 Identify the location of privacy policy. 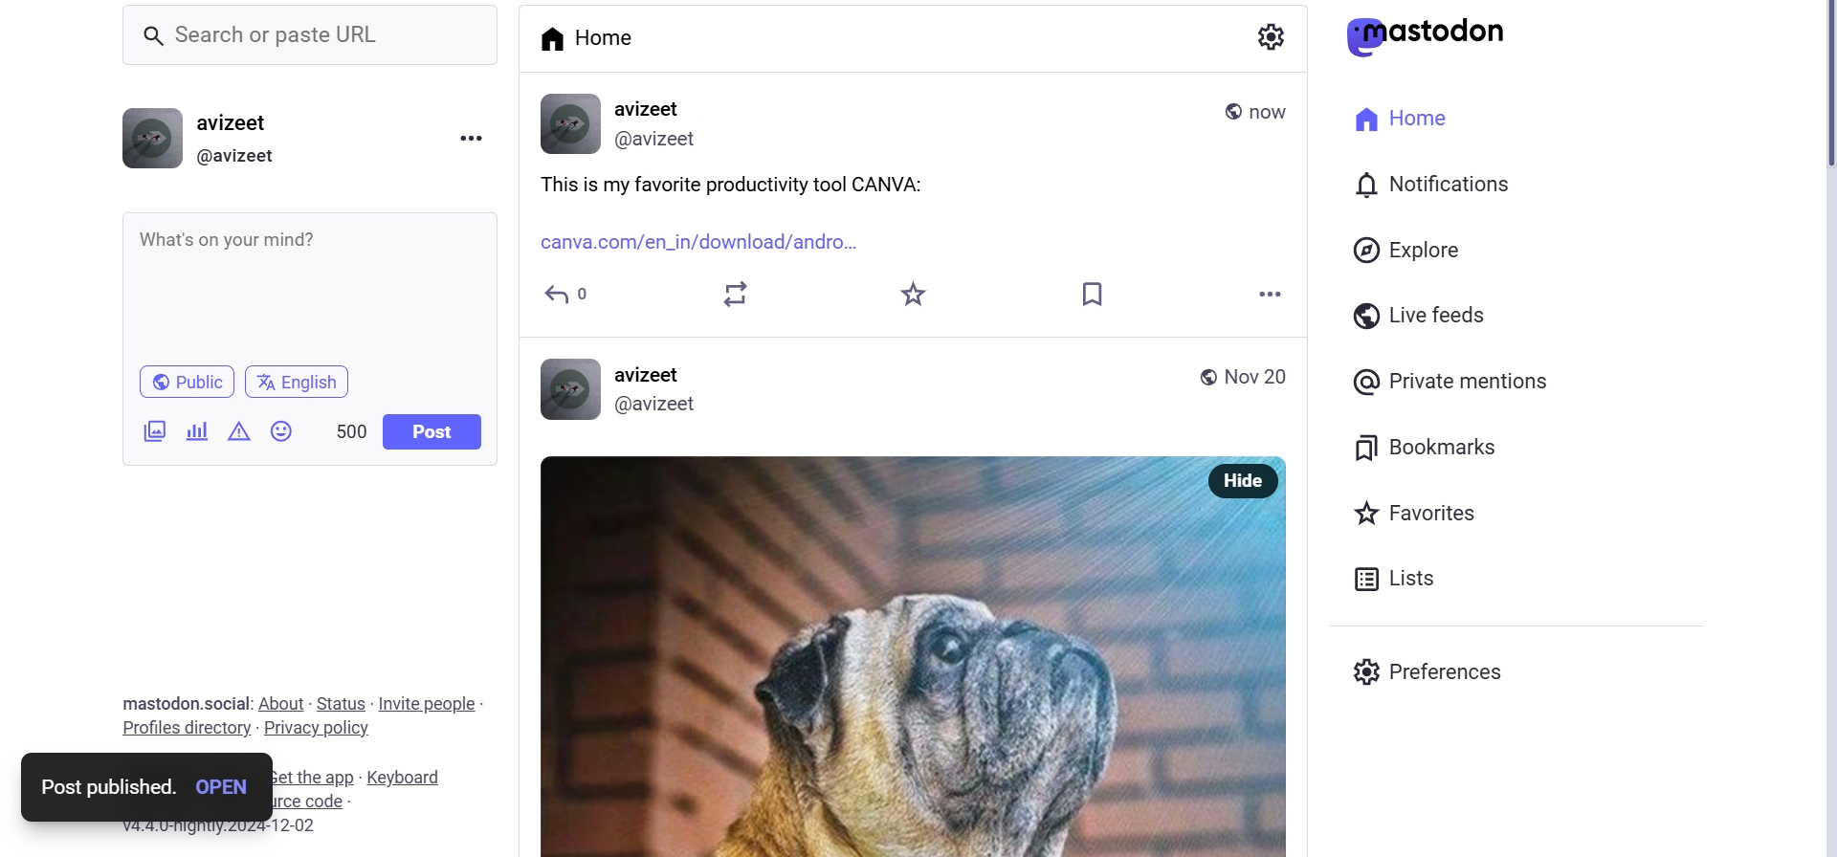
(321, 728).